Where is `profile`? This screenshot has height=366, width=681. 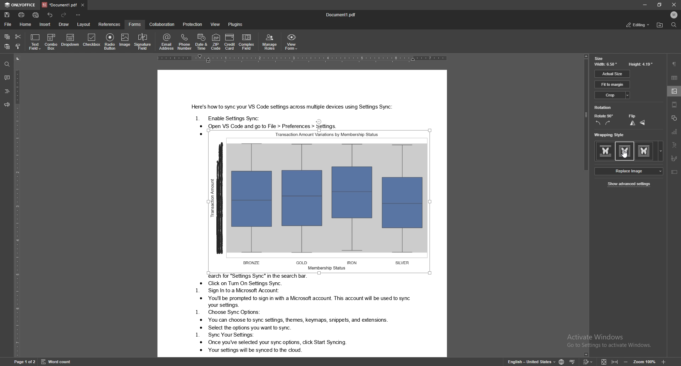 profile is located at coordinates (674, 15).